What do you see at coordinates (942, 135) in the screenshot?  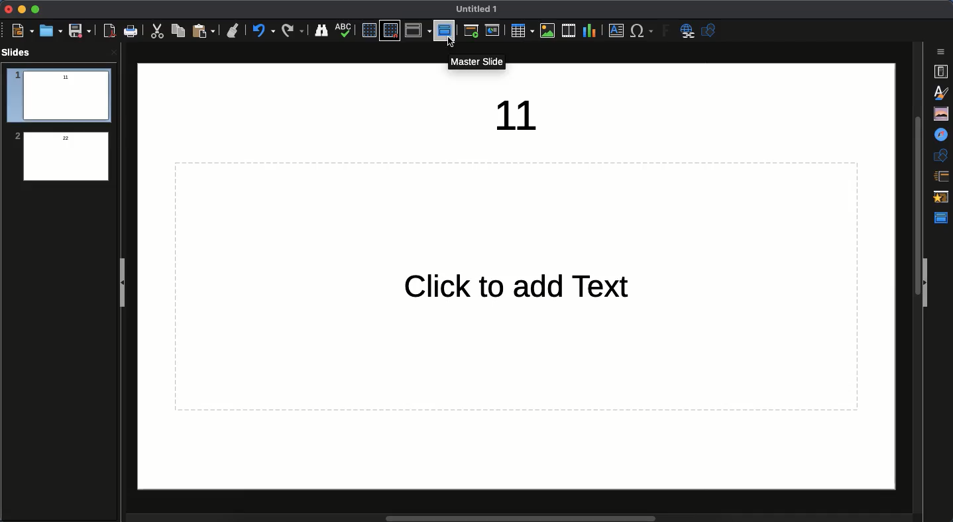 I see `Navigator` at bounding box center [942, 135].